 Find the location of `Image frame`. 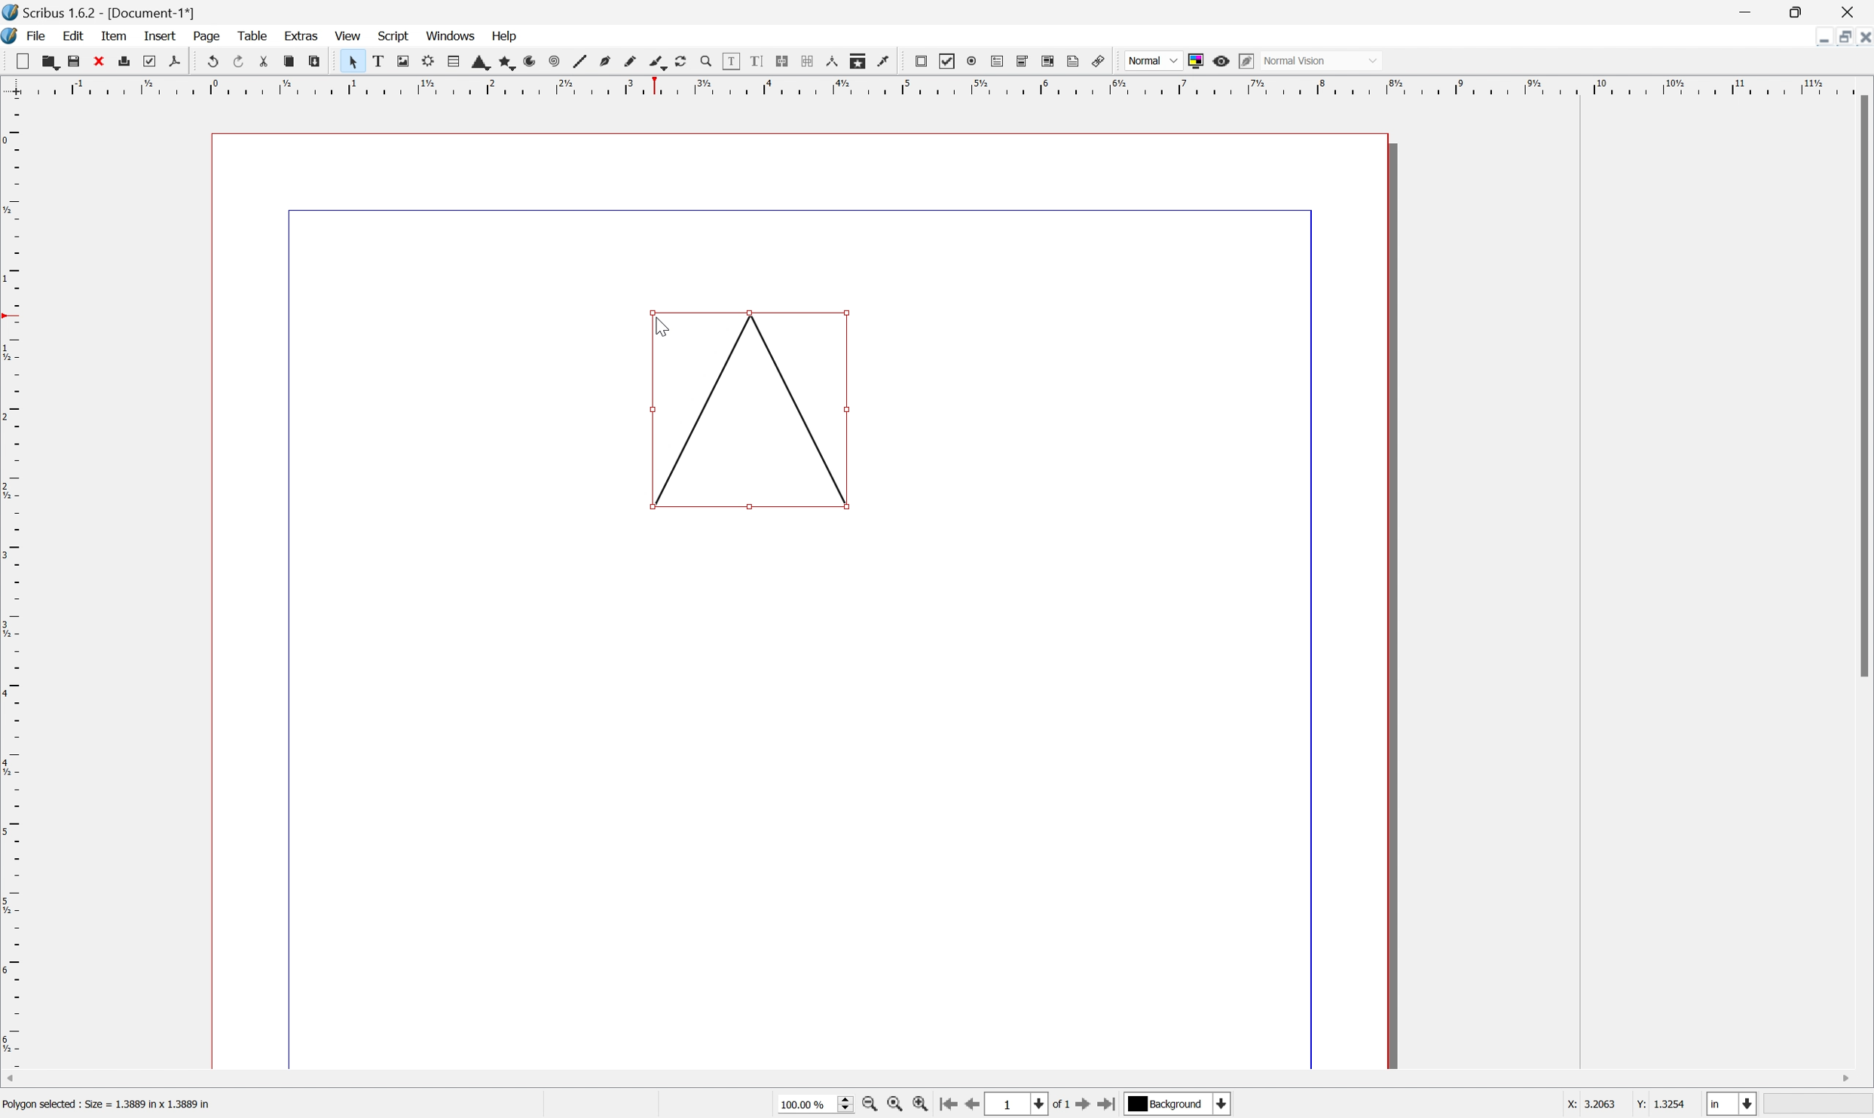

Image frame is located at coordinates (403, 60).